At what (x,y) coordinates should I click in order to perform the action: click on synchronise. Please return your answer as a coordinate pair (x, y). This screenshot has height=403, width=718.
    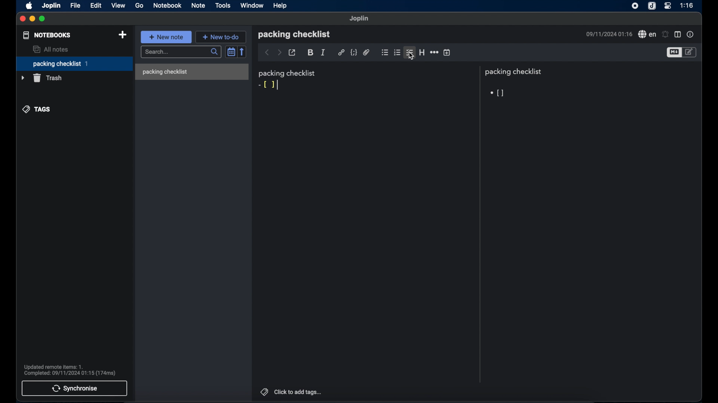
    Looking at the image, I should click on (74, 388).